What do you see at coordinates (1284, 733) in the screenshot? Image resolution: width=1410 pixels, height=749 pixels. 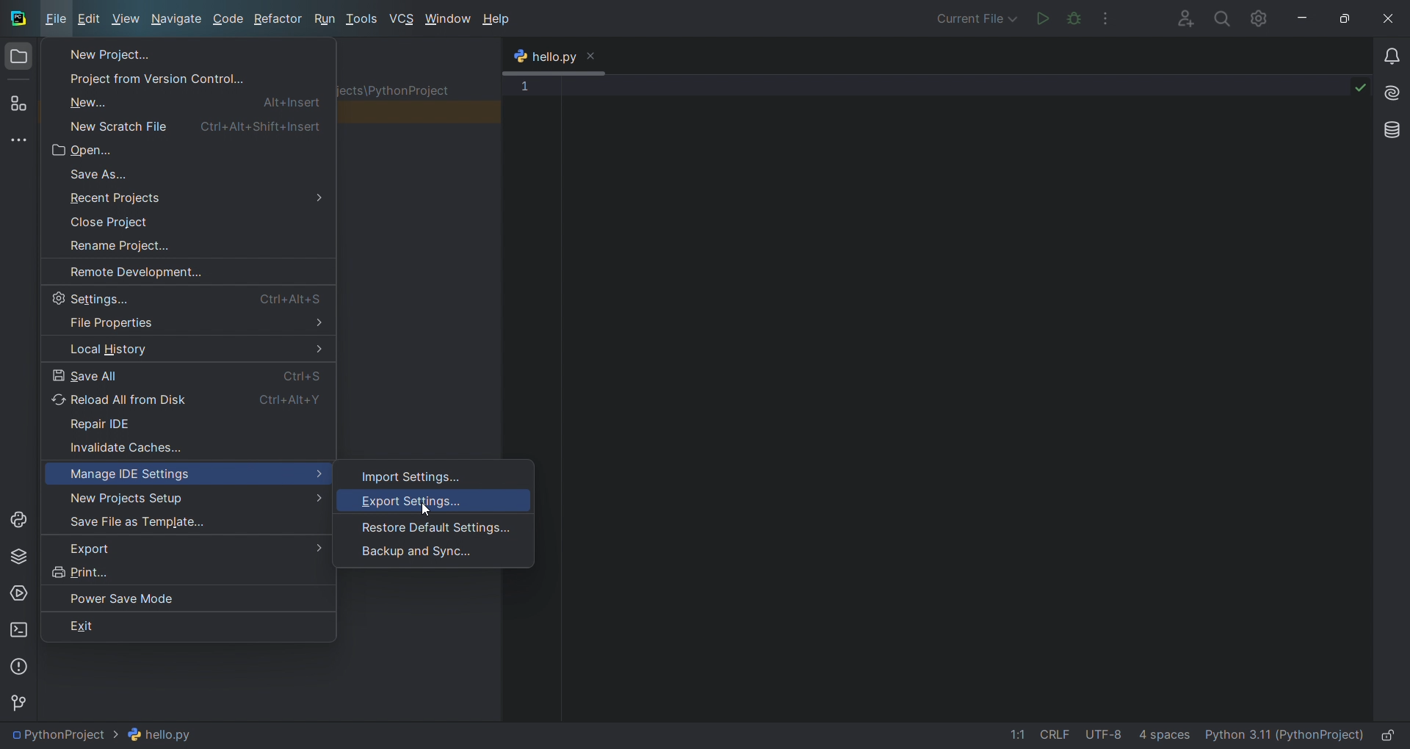 I see `interpreter` at bounding box center [1284, 733].